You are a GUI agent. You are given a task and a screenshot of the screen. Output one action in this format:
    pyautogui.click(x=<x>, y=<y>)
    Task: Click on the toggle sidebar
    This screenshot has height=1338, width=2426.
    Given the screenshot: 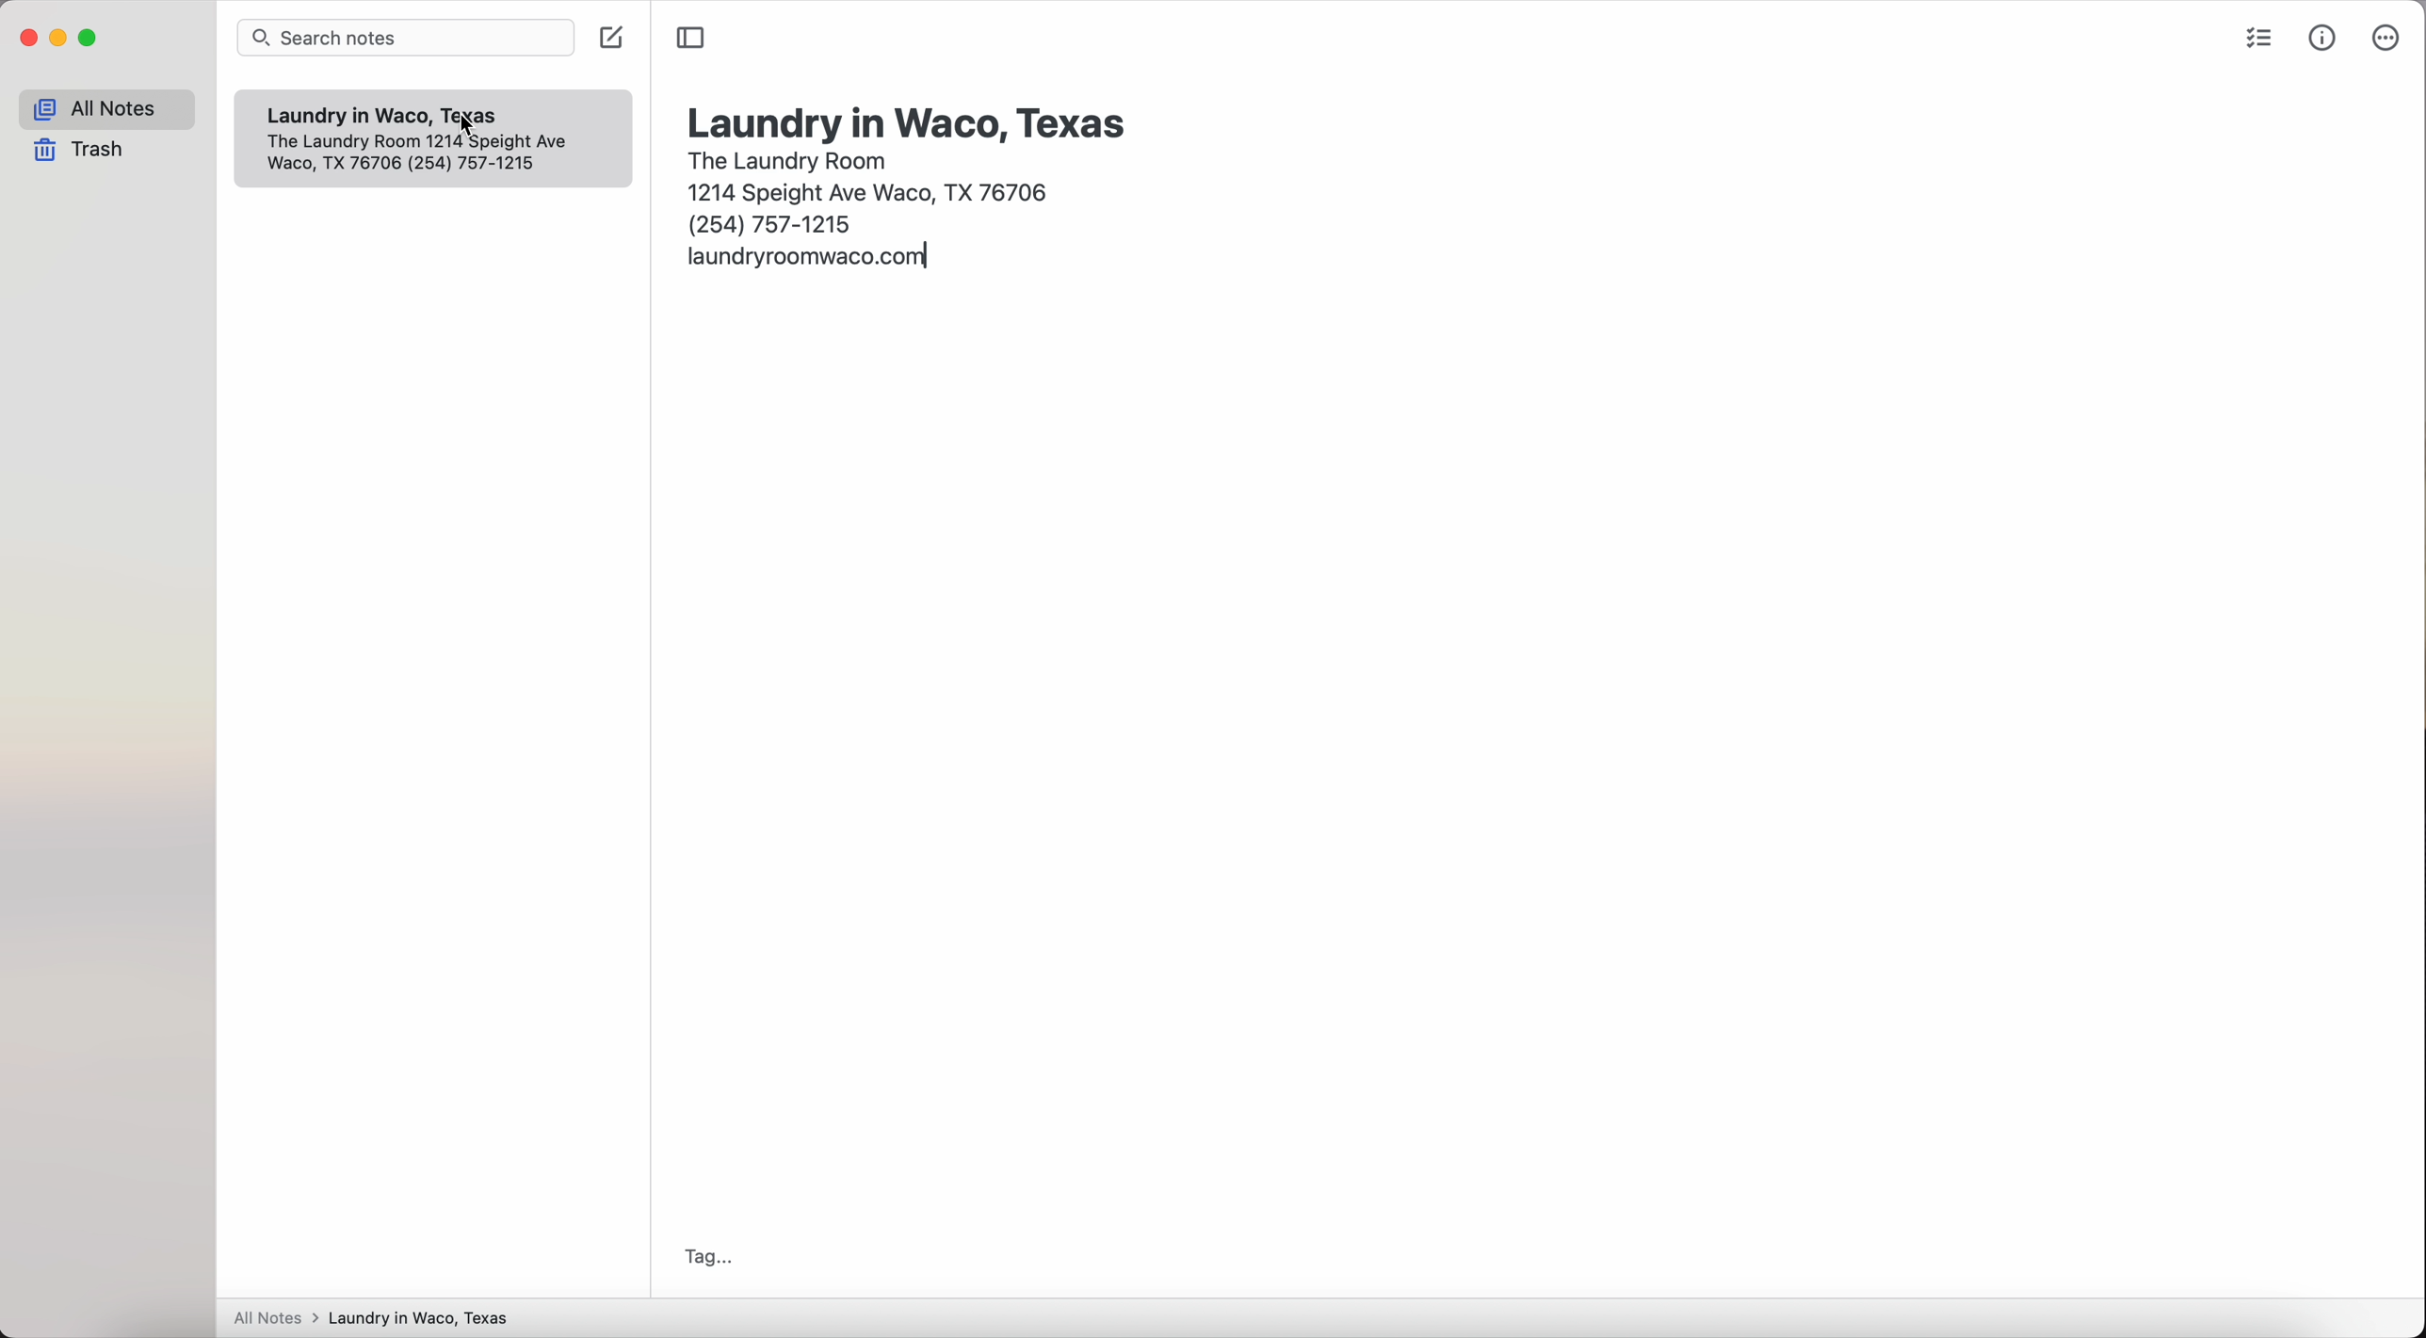 What is the action you would take?
    pyautogui.click(x=691, y=38)
    